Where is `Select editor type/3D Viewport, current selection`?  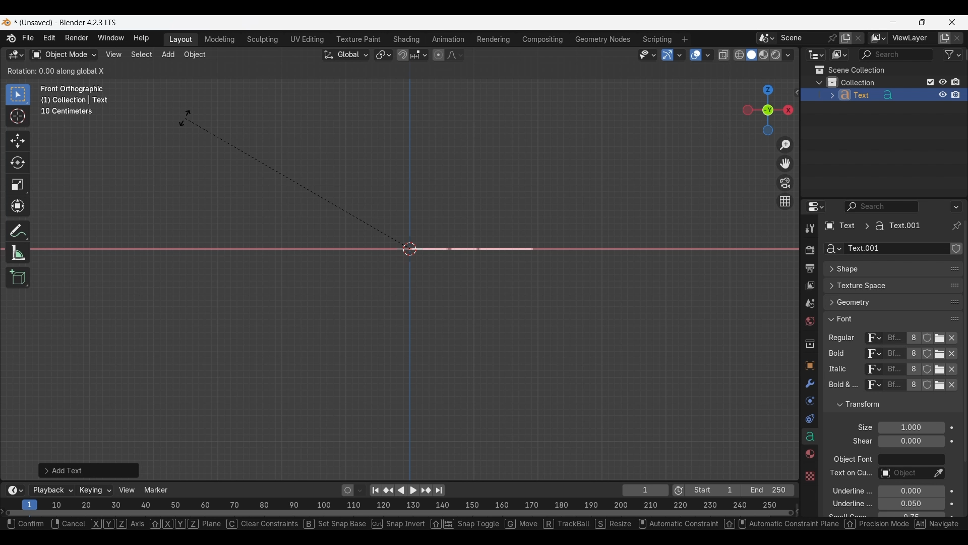 Select editor type/3D Viewport, current selection is located at coordinates (16, 54).